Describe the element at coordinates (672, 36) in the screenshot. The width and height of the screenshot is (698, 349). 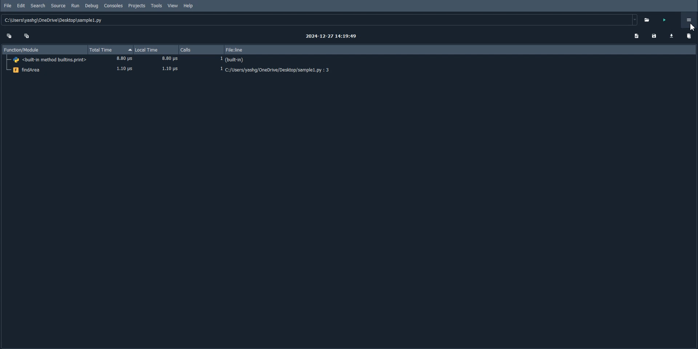
I see `Load profiling data for comparison` at that location.